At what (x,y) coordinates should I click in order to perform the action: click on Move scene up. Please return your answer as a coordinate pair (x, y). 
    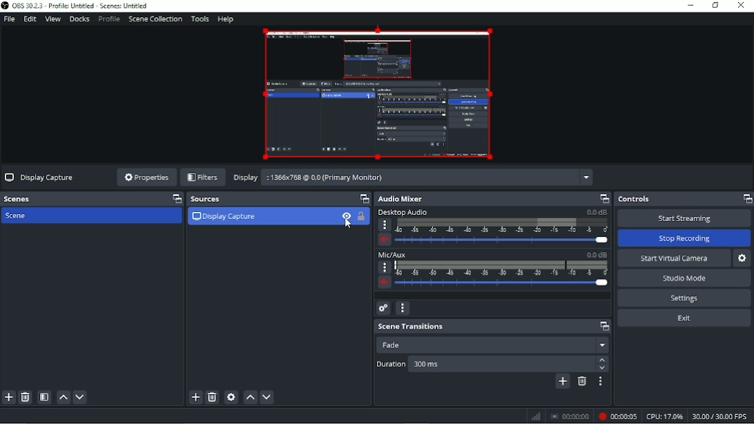
    Looking at the image, I should click on (63, 397).